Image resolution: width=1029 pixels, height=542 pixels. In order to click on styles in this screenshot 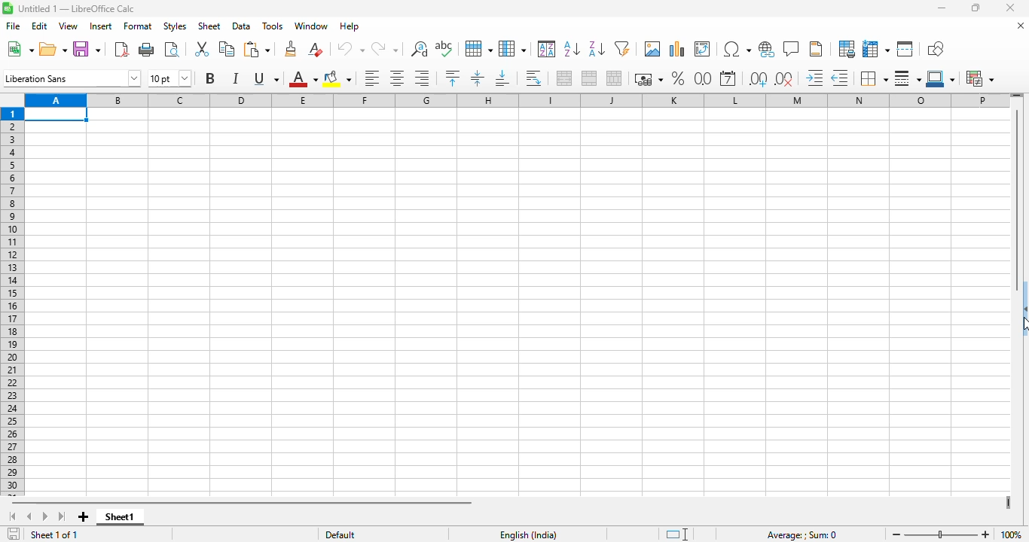, I will do `click(174, 26)`.